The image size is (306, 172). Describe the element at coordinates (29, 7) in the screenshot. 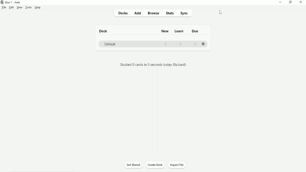

I see `Tools` at that location.